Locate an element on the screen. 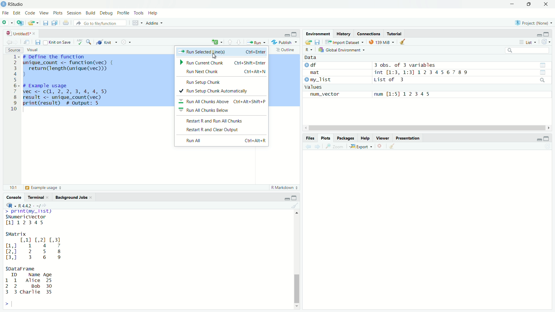 This screenshot has height=312, width=555. Visual is located at coordinates (33, 50).